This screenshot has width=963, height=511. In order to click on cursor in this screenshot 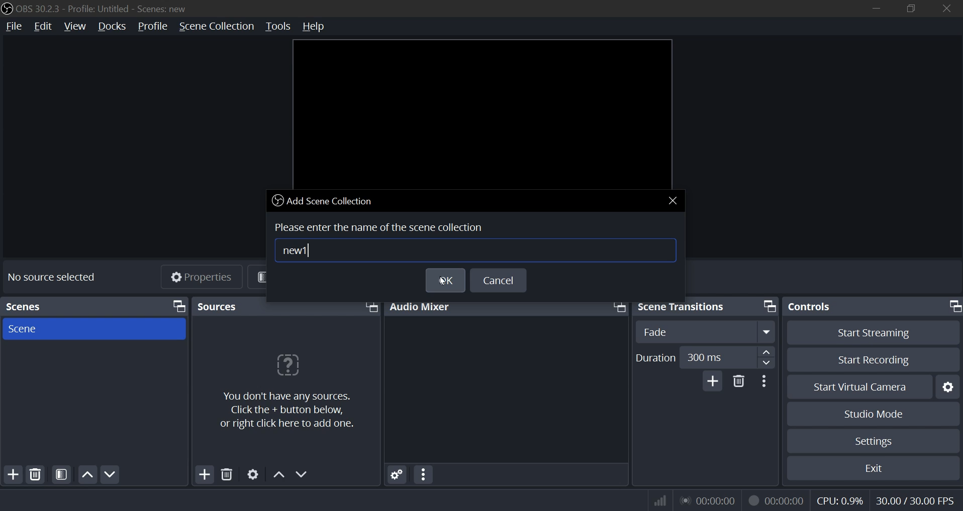, I will do `click(442, 281)`.